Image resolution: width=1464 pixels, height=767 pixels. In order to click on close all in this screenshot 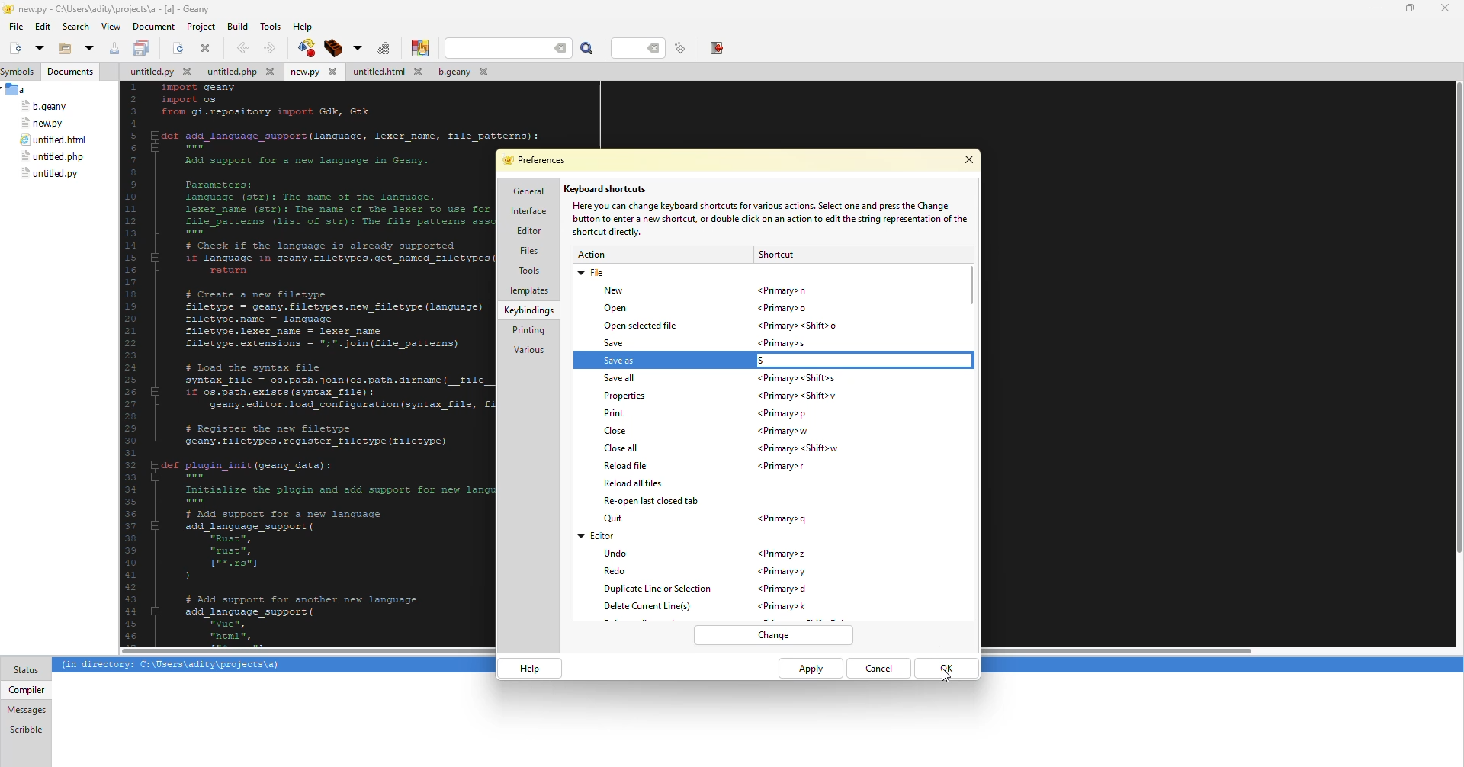, I will do `click(620, 450)`.